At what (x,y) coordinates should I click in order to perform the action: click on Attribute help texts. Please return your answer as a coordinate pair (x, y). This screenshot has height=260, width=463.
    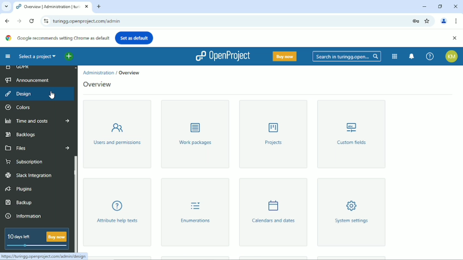
    Looking at the image, I should click on (119, 212).